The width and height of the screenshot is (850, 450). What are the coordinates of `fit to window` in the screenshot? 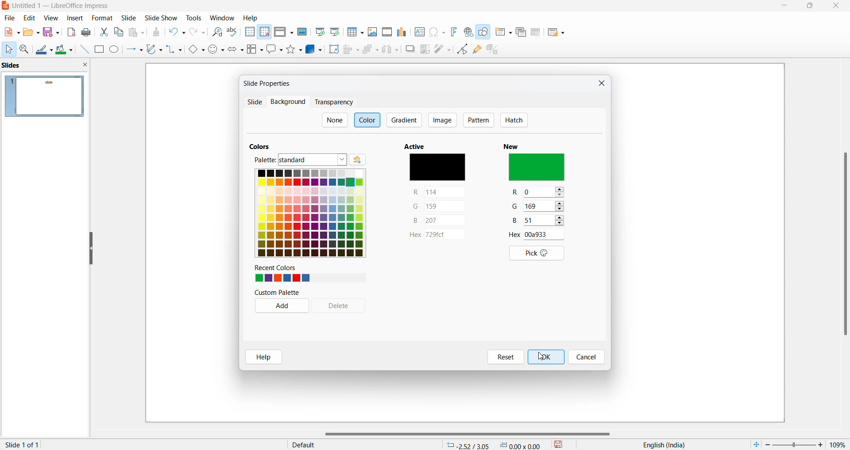 It's located at (756, 443).